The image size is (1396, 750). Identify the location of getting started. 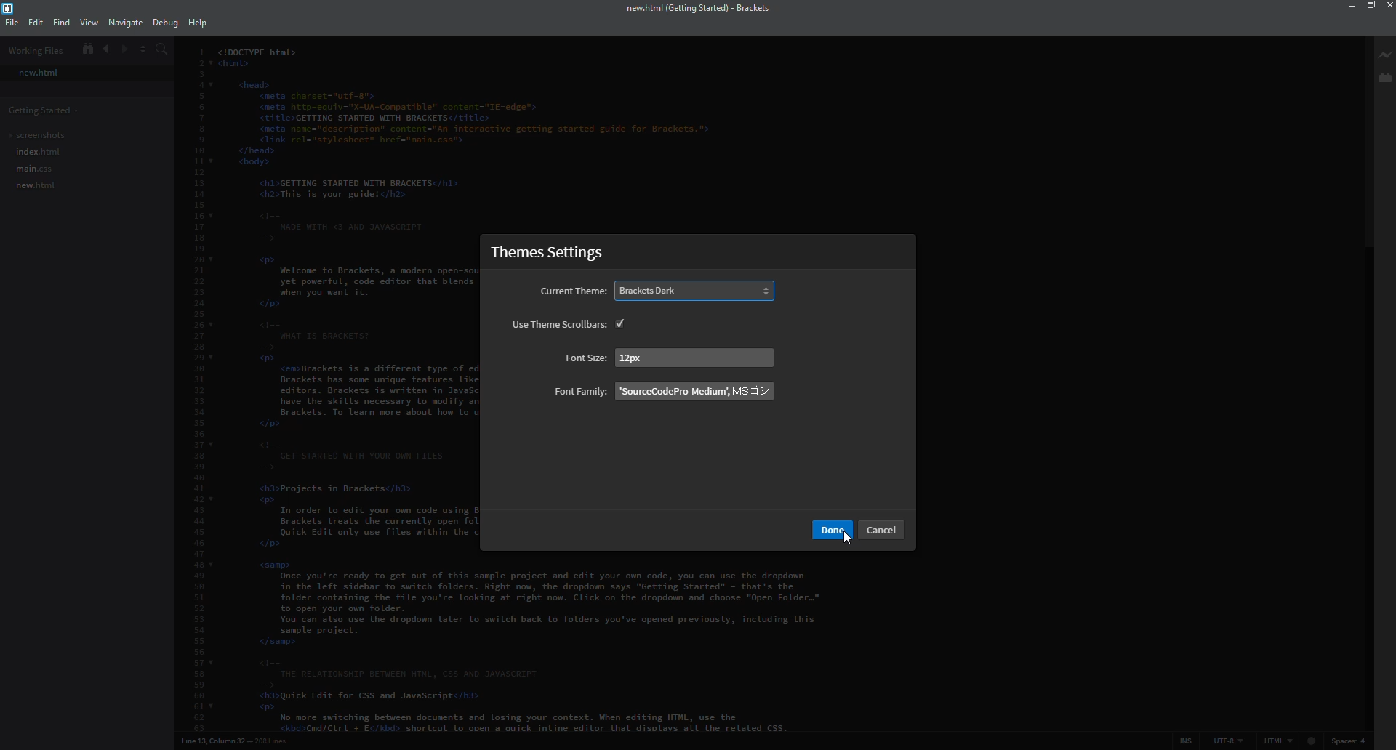
(44, 110).